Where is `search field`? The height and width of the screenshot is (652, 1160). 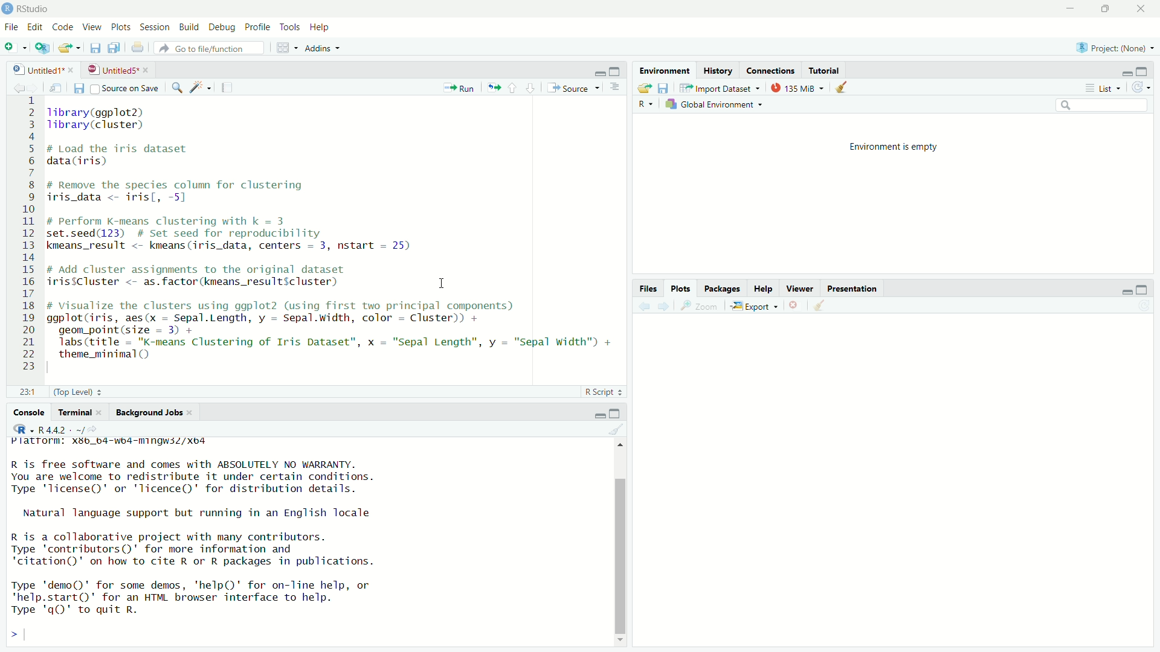
search field is located at coordinates (1100, 105).